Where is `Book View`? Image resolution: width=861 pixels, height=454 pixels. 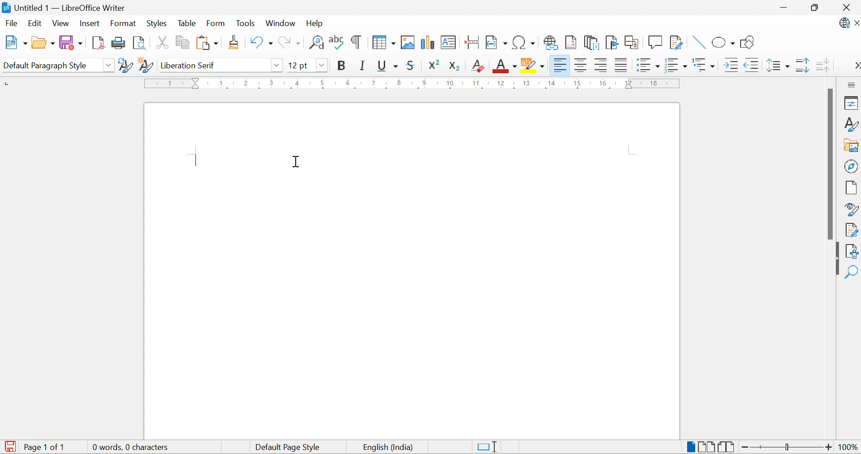
Book View is located at coordinates (727, 447).